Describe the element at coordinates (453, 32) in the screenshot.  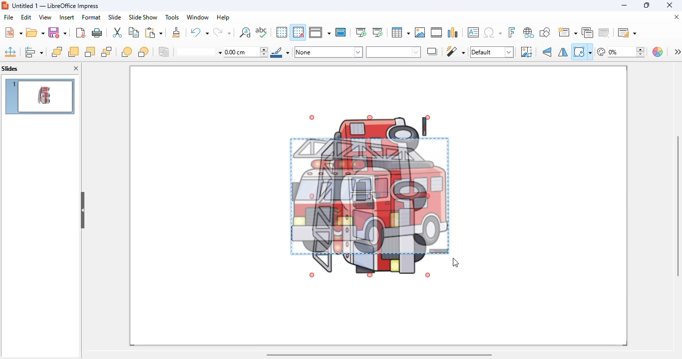
I see `insert chart` at that location.